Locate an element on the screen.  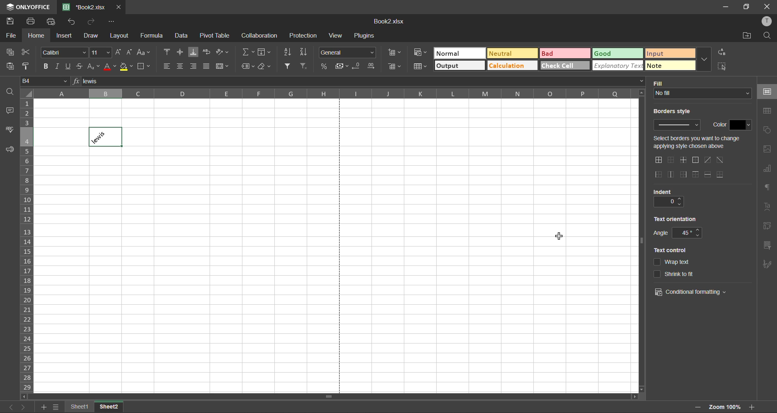
input fill is located at coordinates (701, 93).